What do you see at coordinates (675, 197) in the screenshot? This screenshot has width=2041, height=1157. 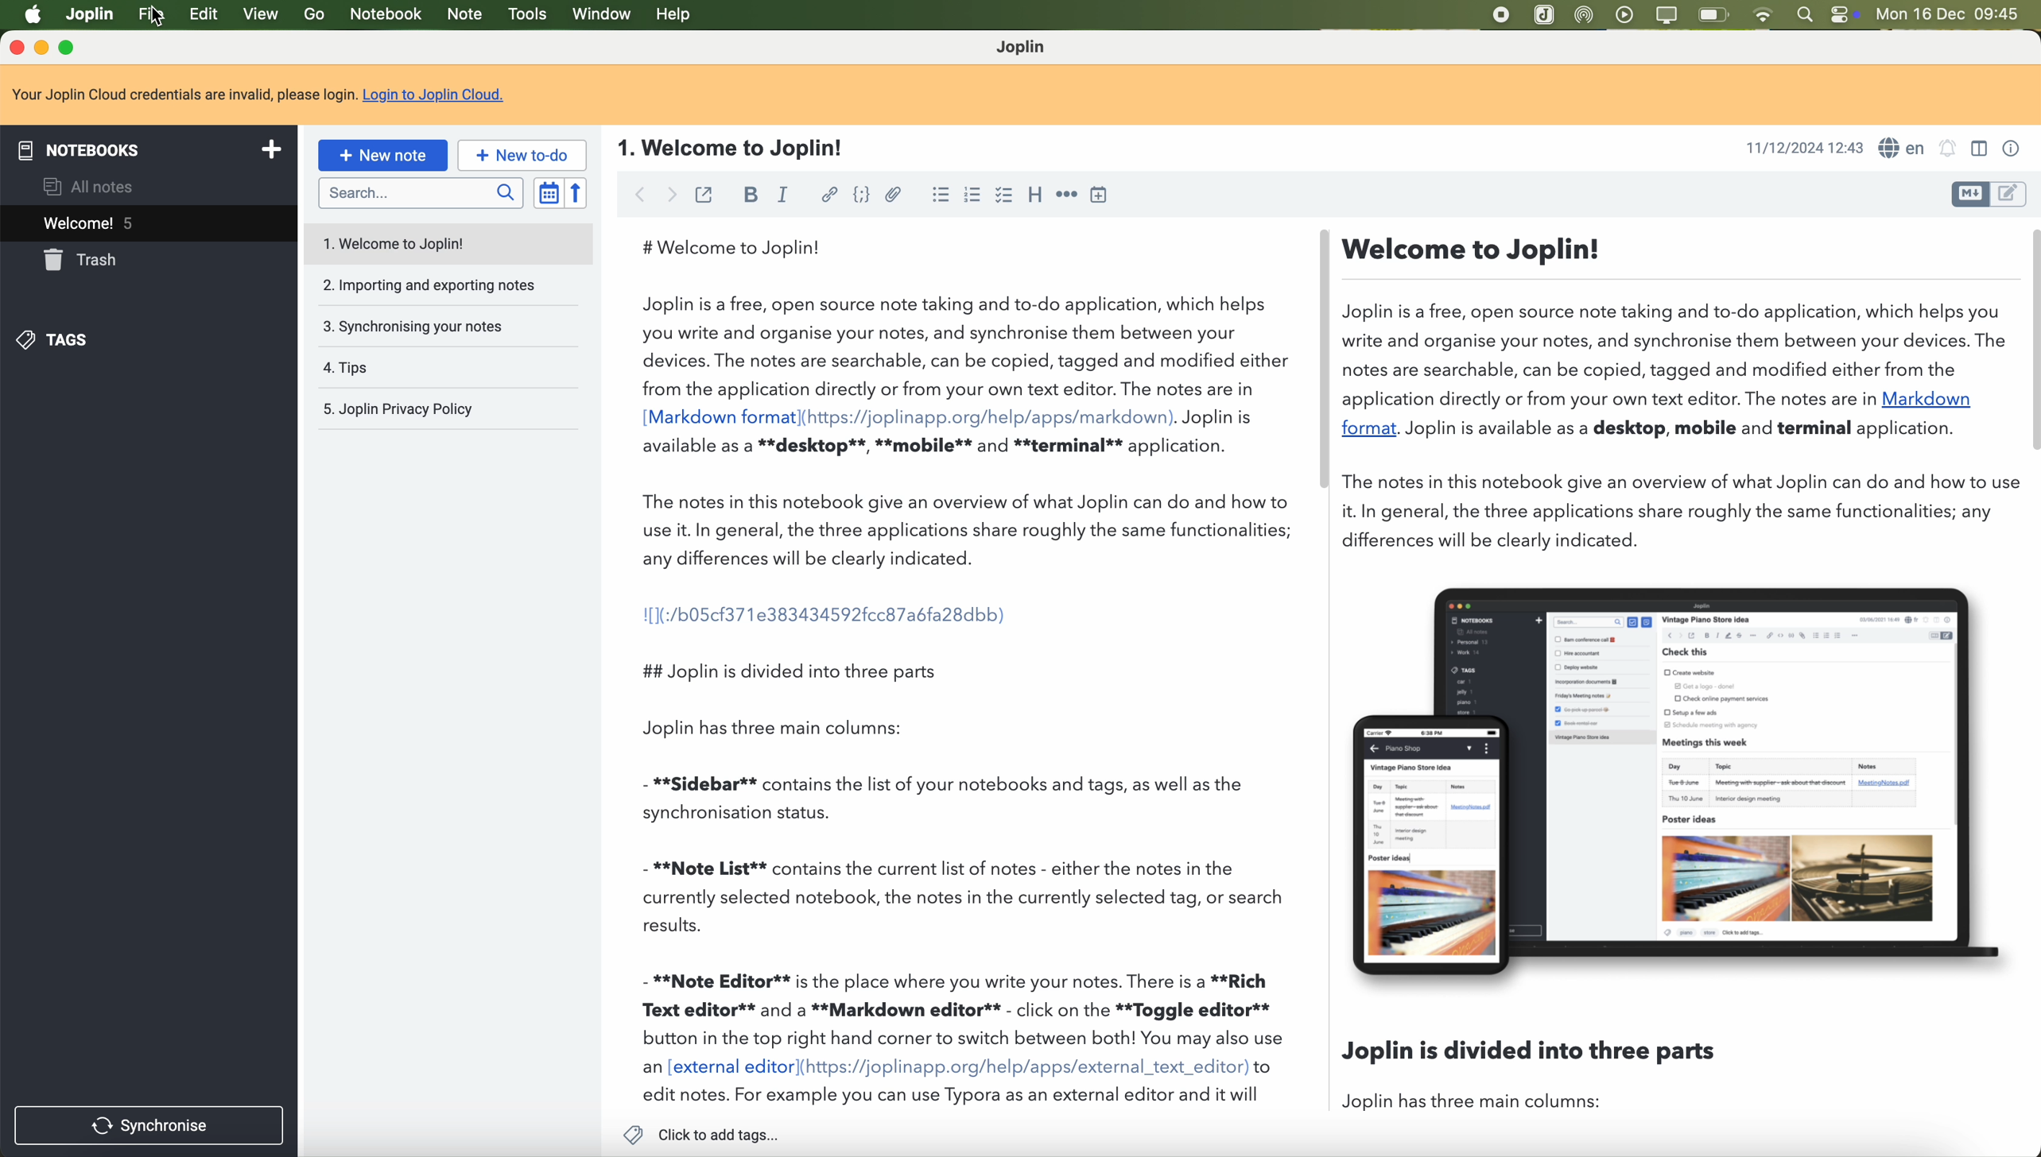 I see `foward` at bounding box center [675, 197].